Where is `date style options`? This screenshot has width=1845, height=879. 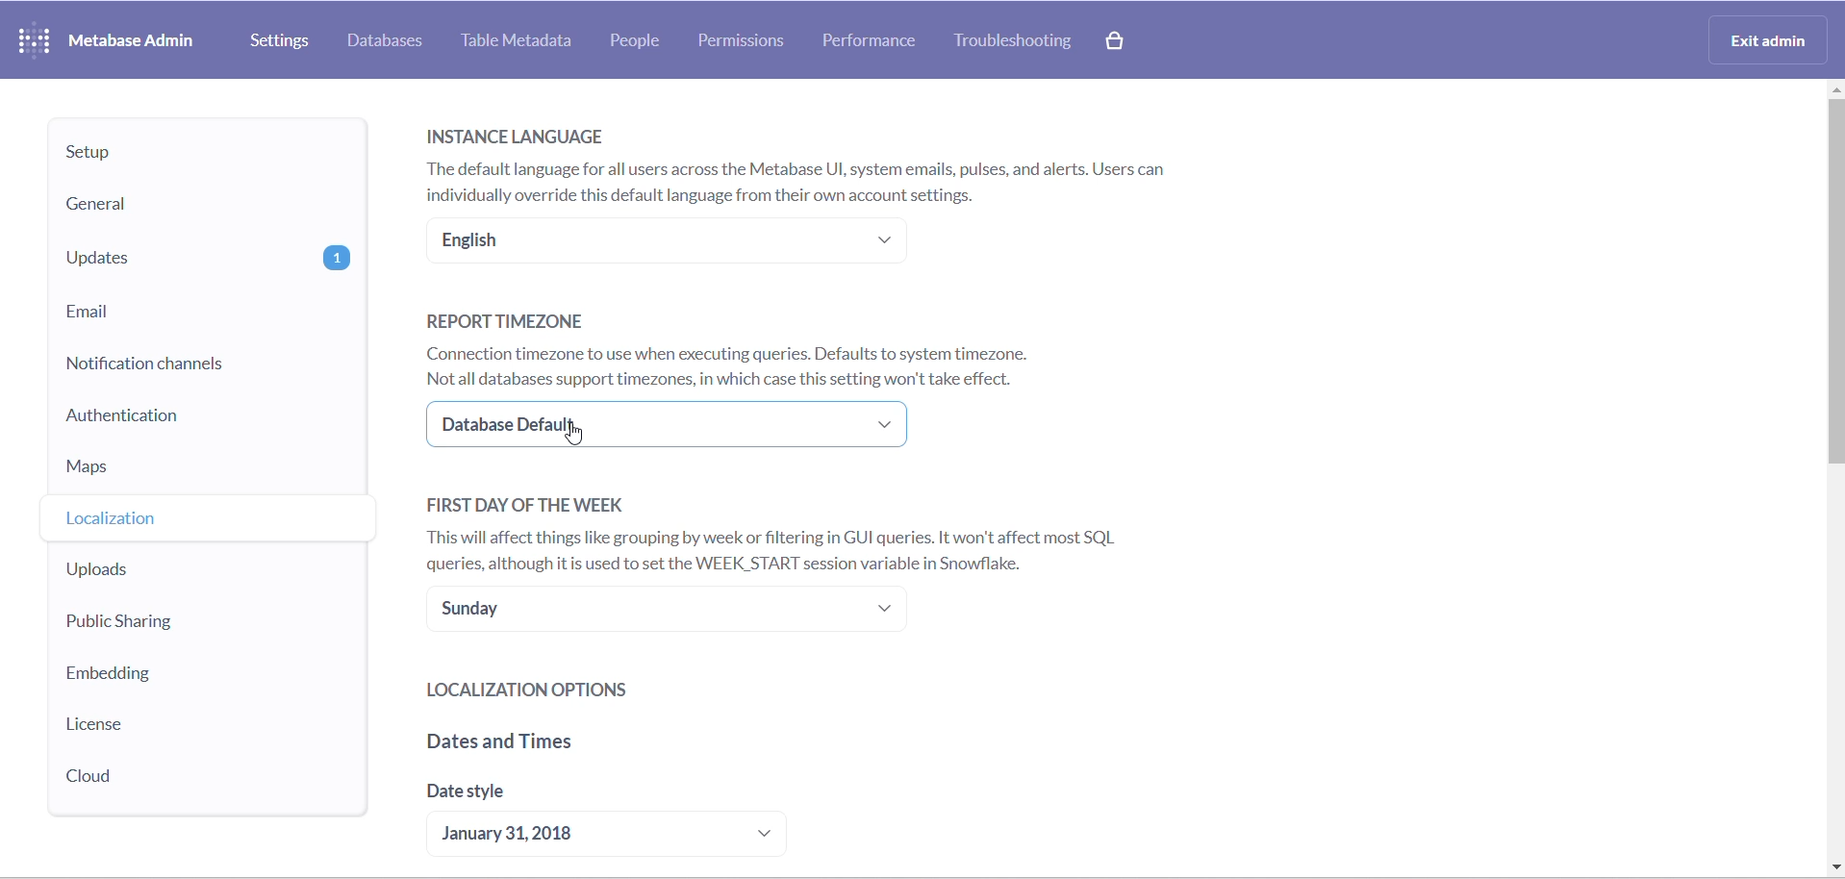 date style options is located at coordinates (621, 836).